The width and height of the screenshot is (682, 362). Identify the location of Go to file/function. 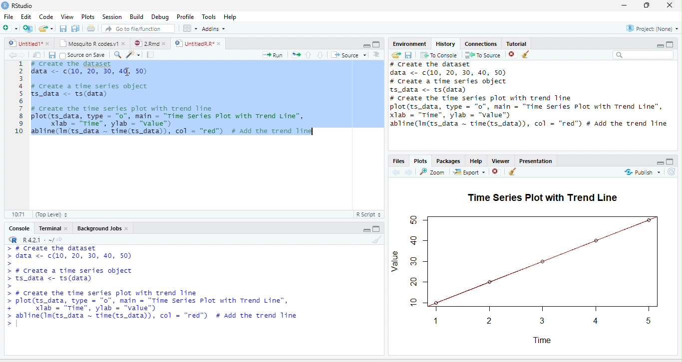
(138, 28).